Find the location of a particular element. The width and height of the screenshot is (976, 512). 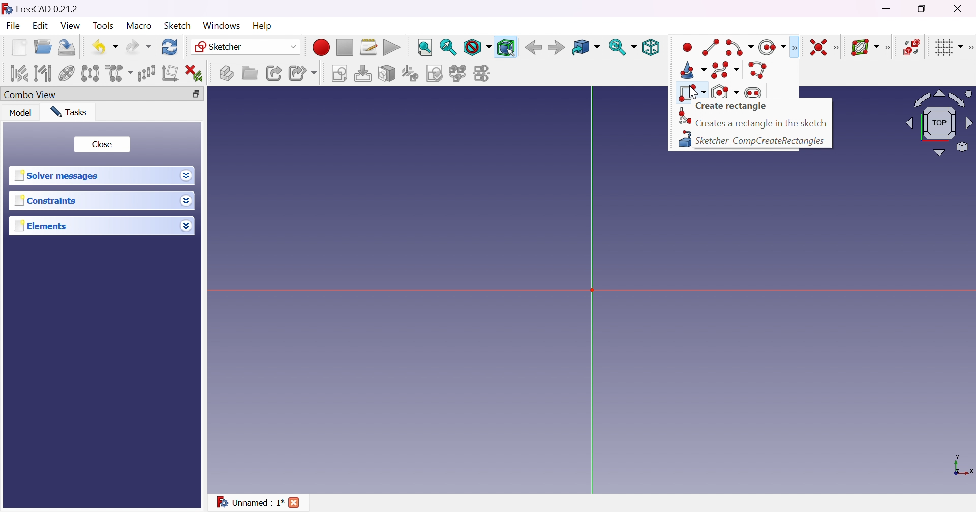

Create sketch is located at coordinates (339, 73).